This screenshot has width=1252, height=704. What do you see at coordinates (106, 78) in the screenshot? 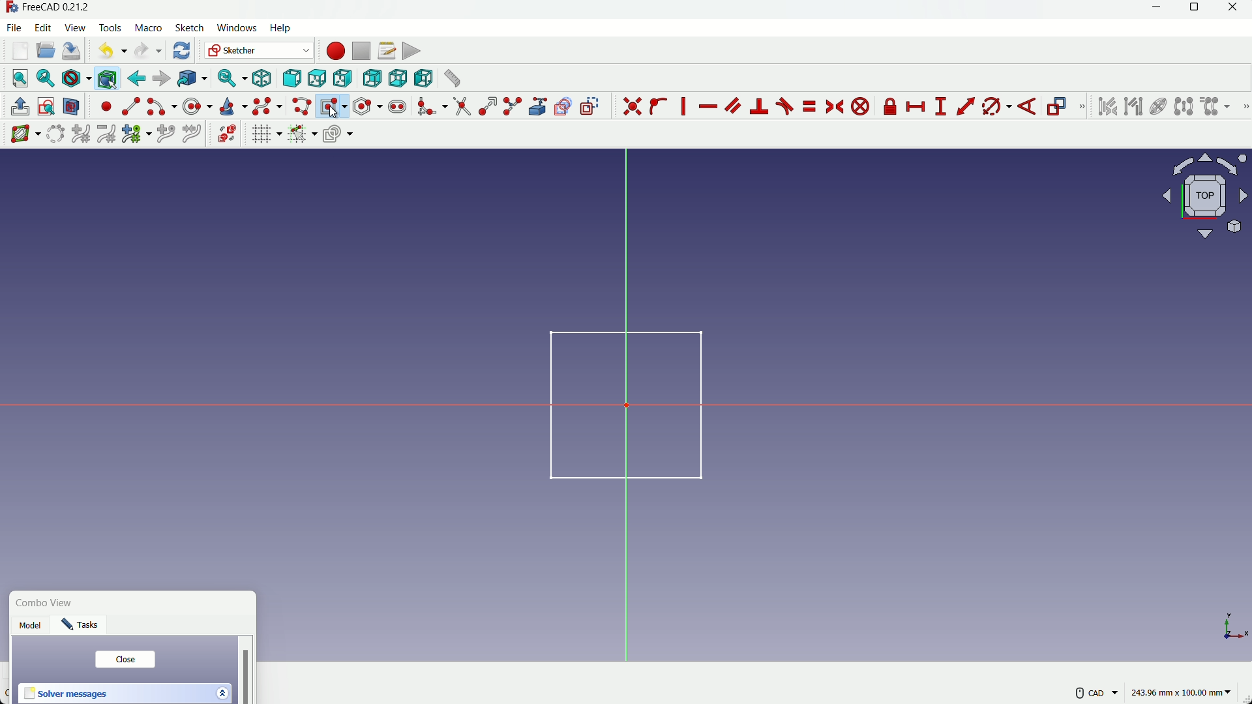
I see `bounding box` at bounding box center [106, 78].